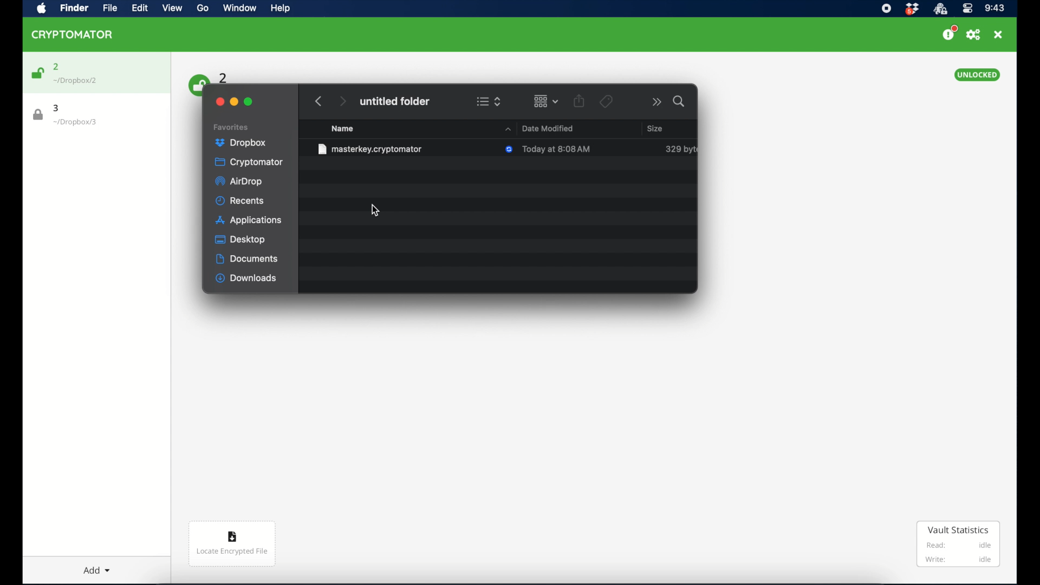 This screenshot has width=1040, height=585. I want to click on finder, so click(73, 8).